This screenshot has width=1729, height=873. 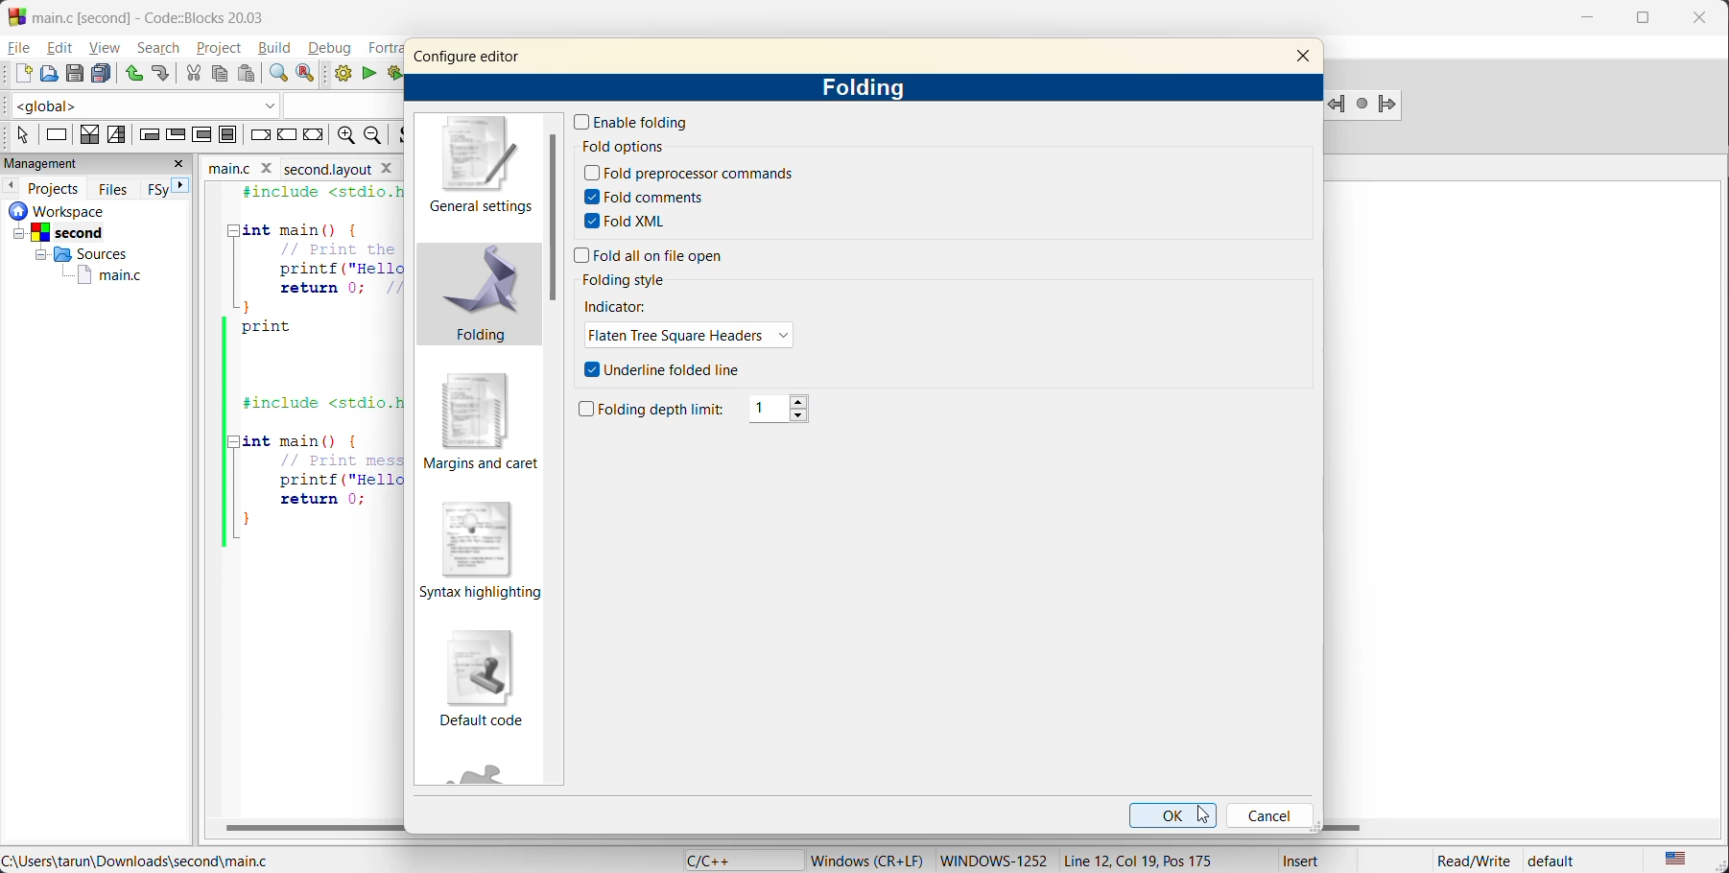 What do you see at coordinates (865, 857) in the screenshot?
I see `Windows (CR+LF)` at bounding box center [865, 857].